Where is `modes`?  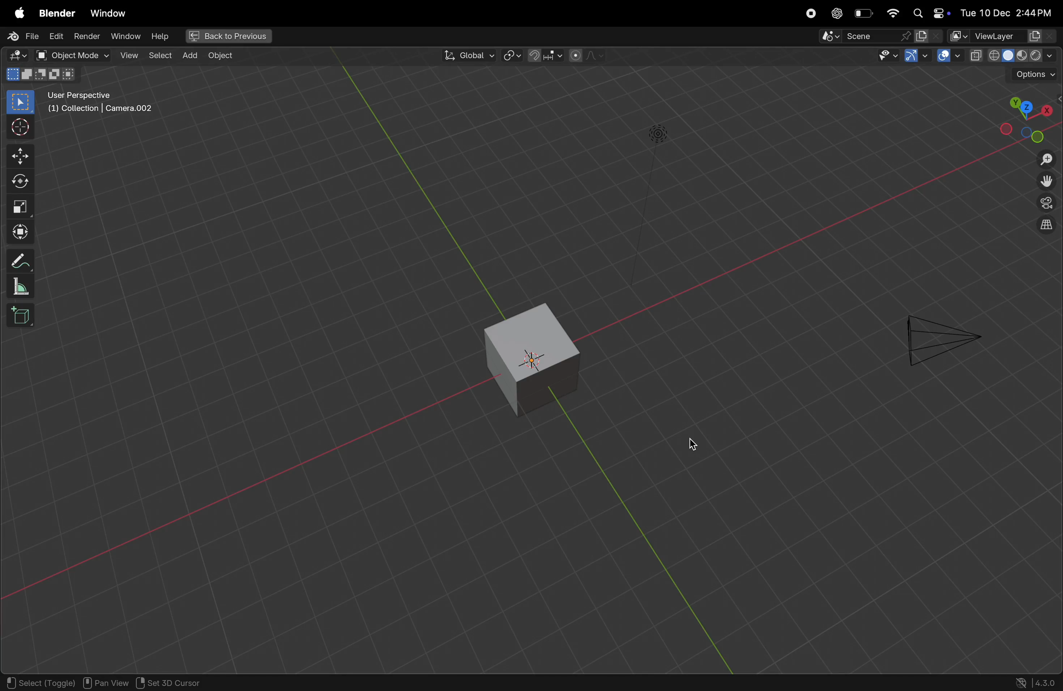 modes is located at coordinates (43, 75).